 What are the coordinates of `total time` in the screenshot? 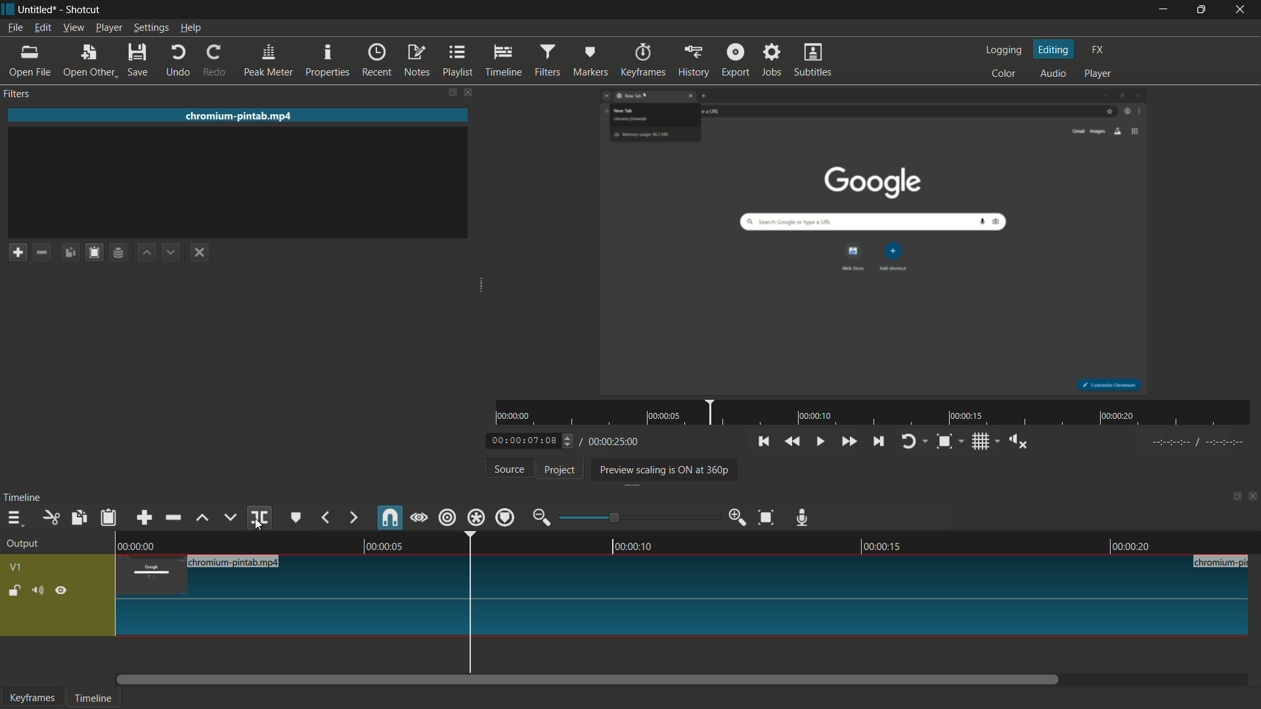 It's located at (612, 442).